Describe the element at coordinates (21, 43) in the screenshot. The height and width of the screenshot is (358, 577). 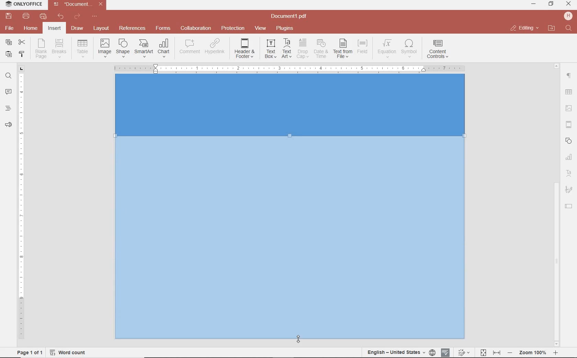
I see `cut` at that location.